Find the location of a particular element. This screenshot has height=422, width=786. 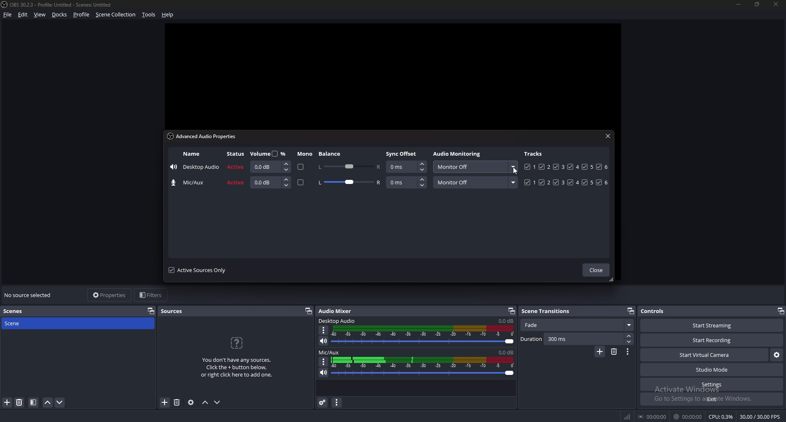

resize is located at coordinates (759, 5).